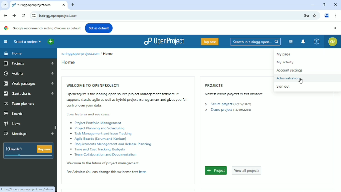  I want to click on Modules, so click(290, 41).